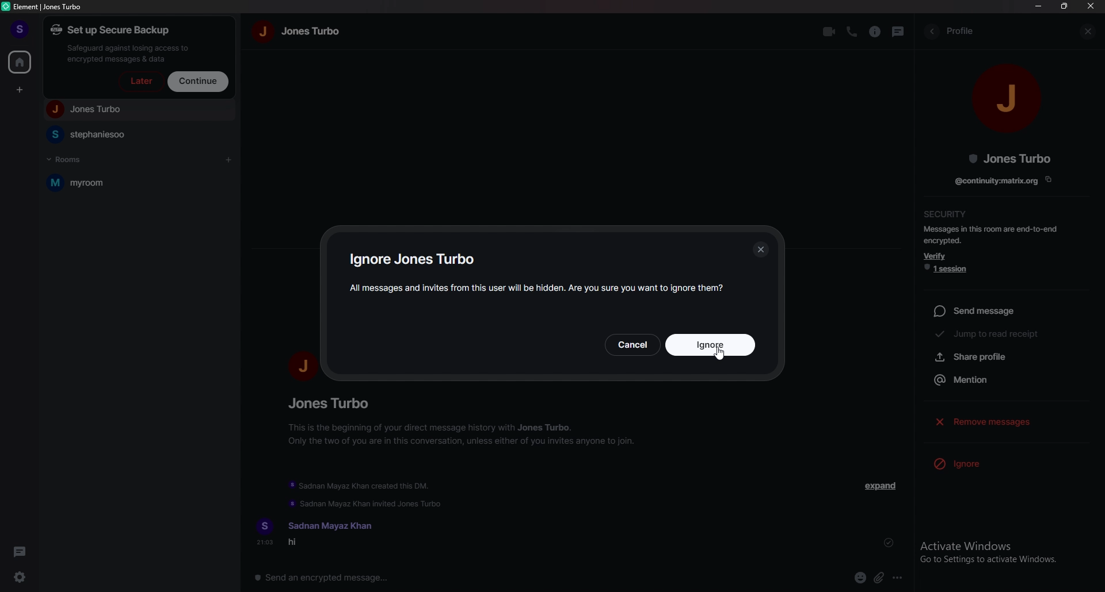  Describe the element at coordinates (1006, 463) in the screenshot. I see `ignore` at that location.